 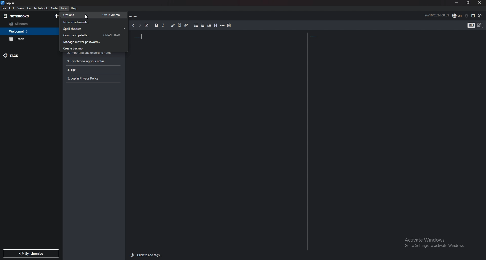 What do you see at coordinates (140, 25) in the screenshot?
I see `forward` at bounding box center [140, 25].